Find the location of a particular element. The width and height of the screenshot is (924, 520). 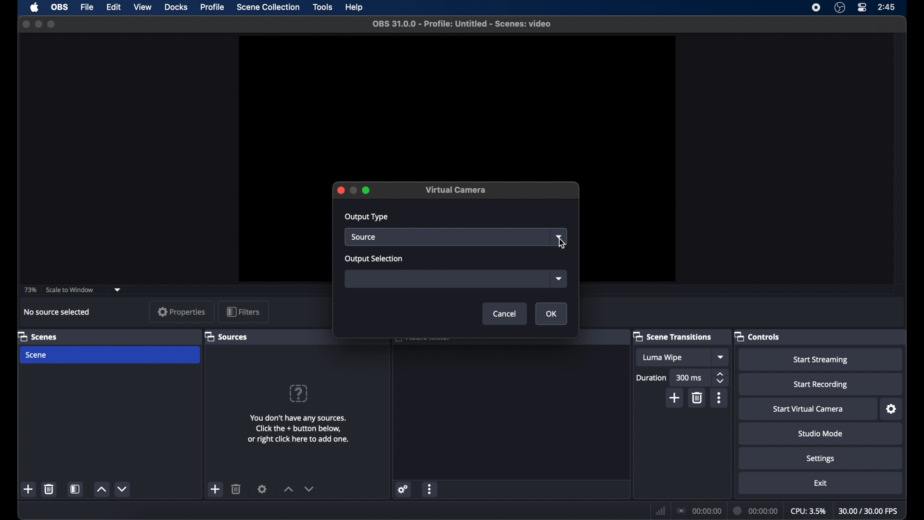

dropdown is located at coordinates (560, 237).